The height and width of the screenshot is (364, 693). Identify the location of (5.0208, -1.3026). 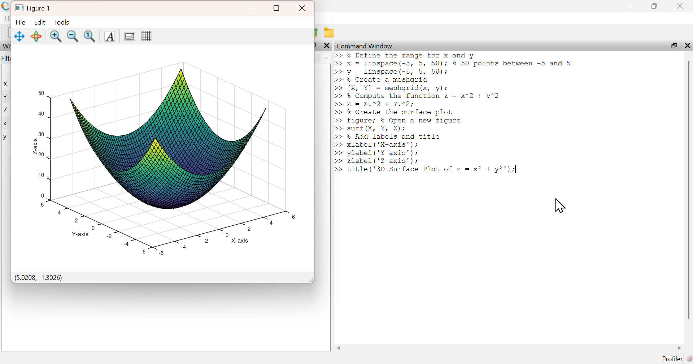
(39, 278).